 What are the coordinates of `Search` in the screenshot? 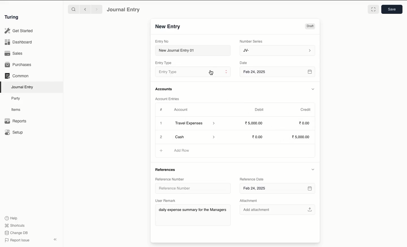 It's located at (73, 9).